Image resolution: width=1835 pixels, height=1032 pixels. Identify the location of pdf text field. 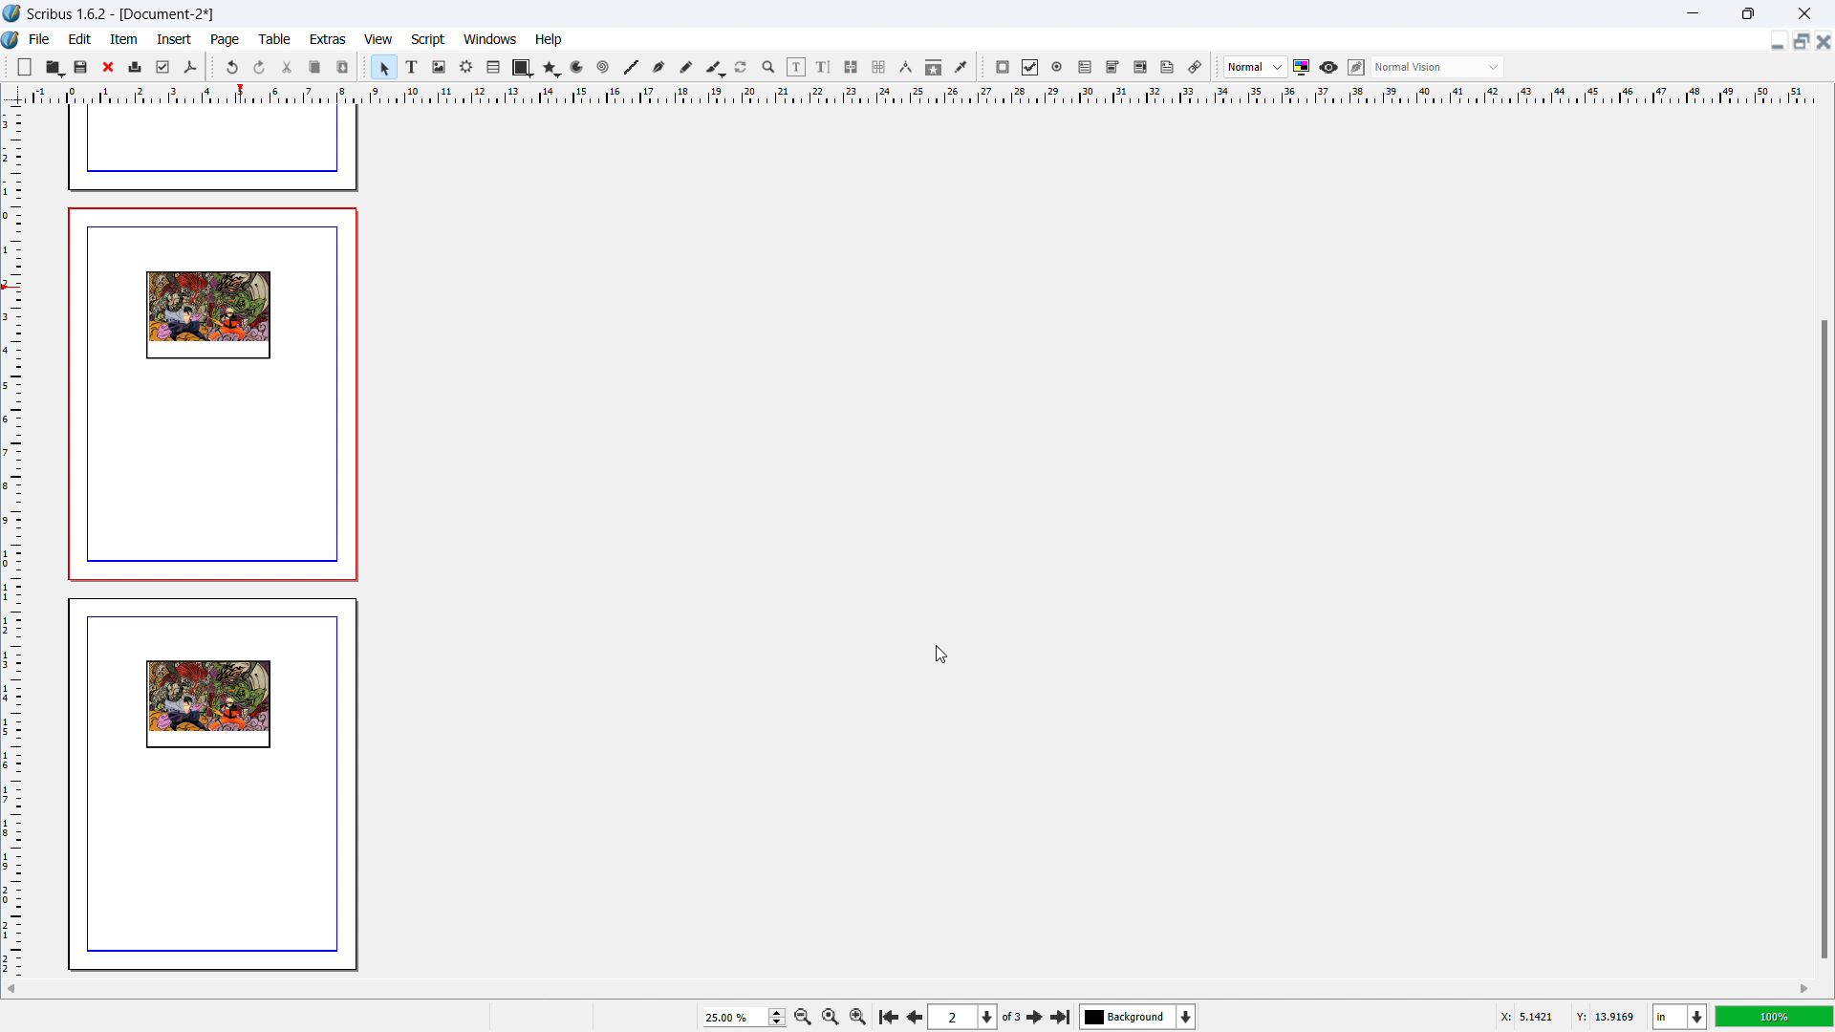
(1086, 68).